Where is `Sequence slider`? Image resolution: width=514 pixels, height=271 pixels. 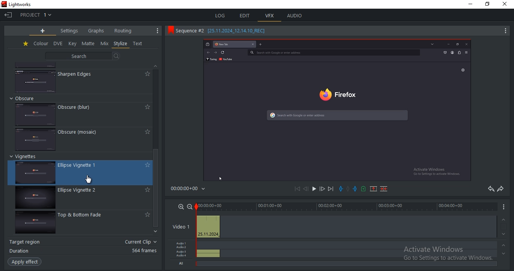 Sequence slider is located at coordinates (197, 229).